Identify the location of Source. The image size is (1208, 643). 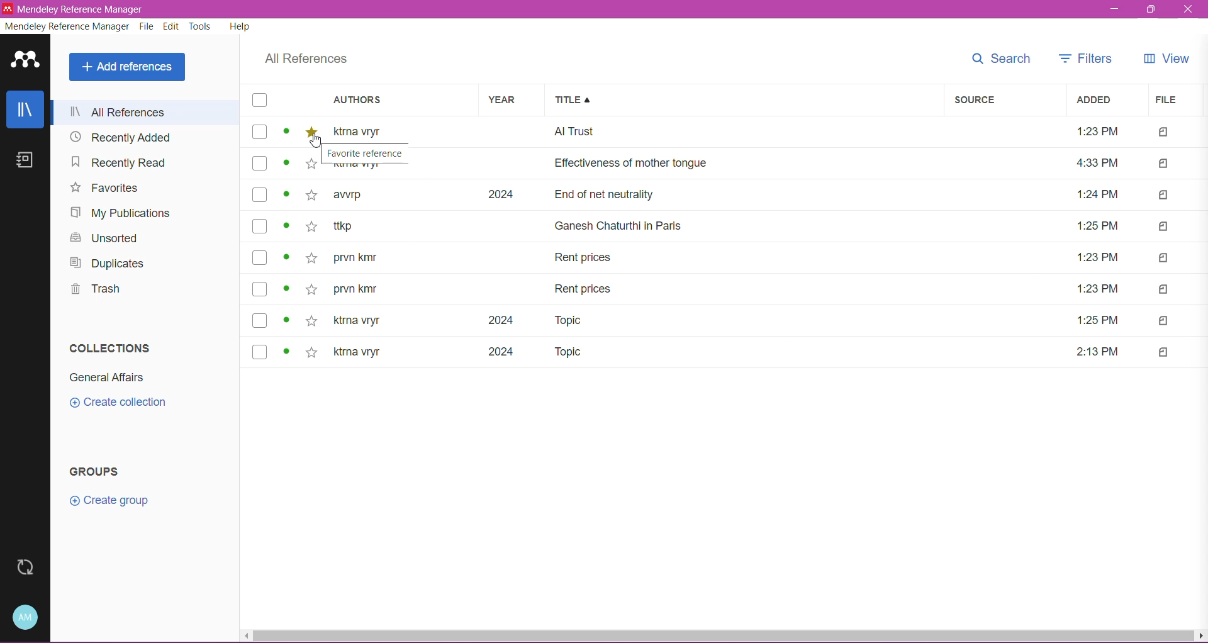
(1006, 100).